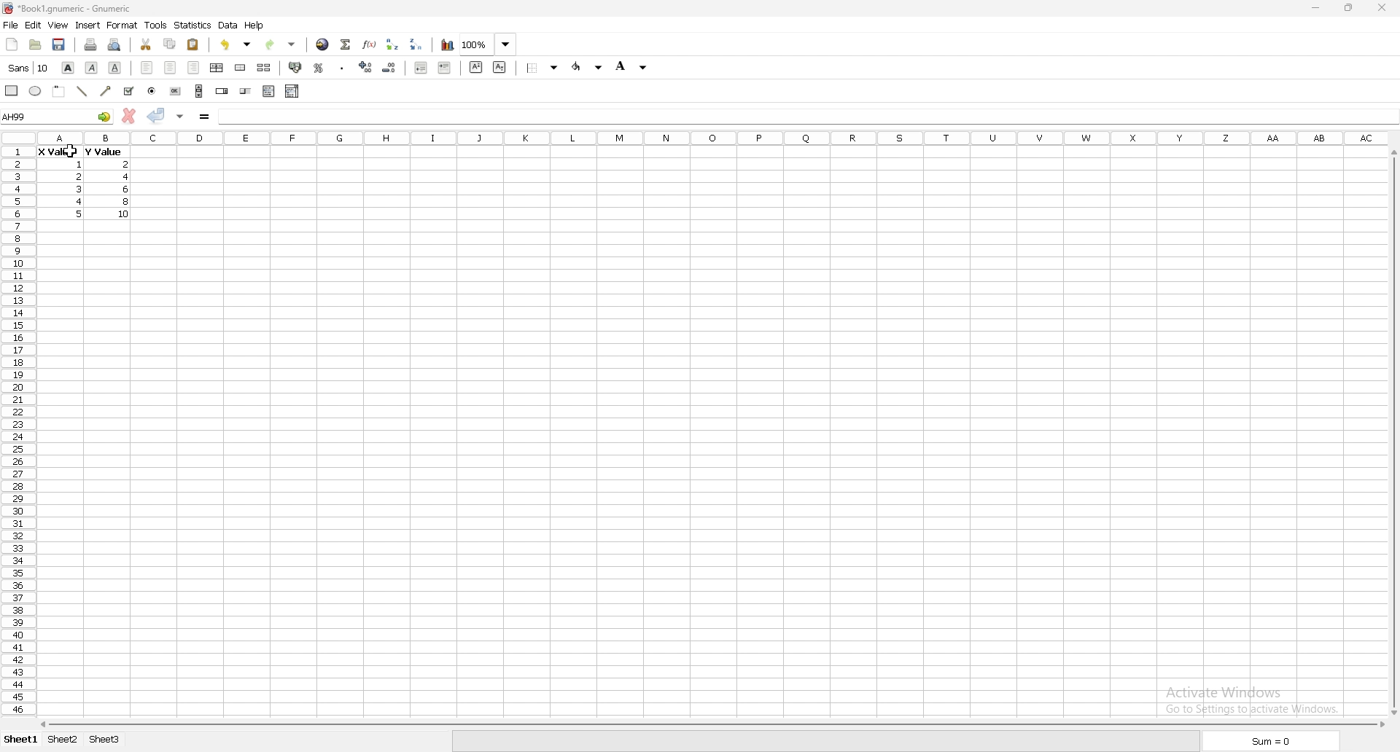 This screenshot has height=752, width=1400. I want to click on undo, so click(236, 44).